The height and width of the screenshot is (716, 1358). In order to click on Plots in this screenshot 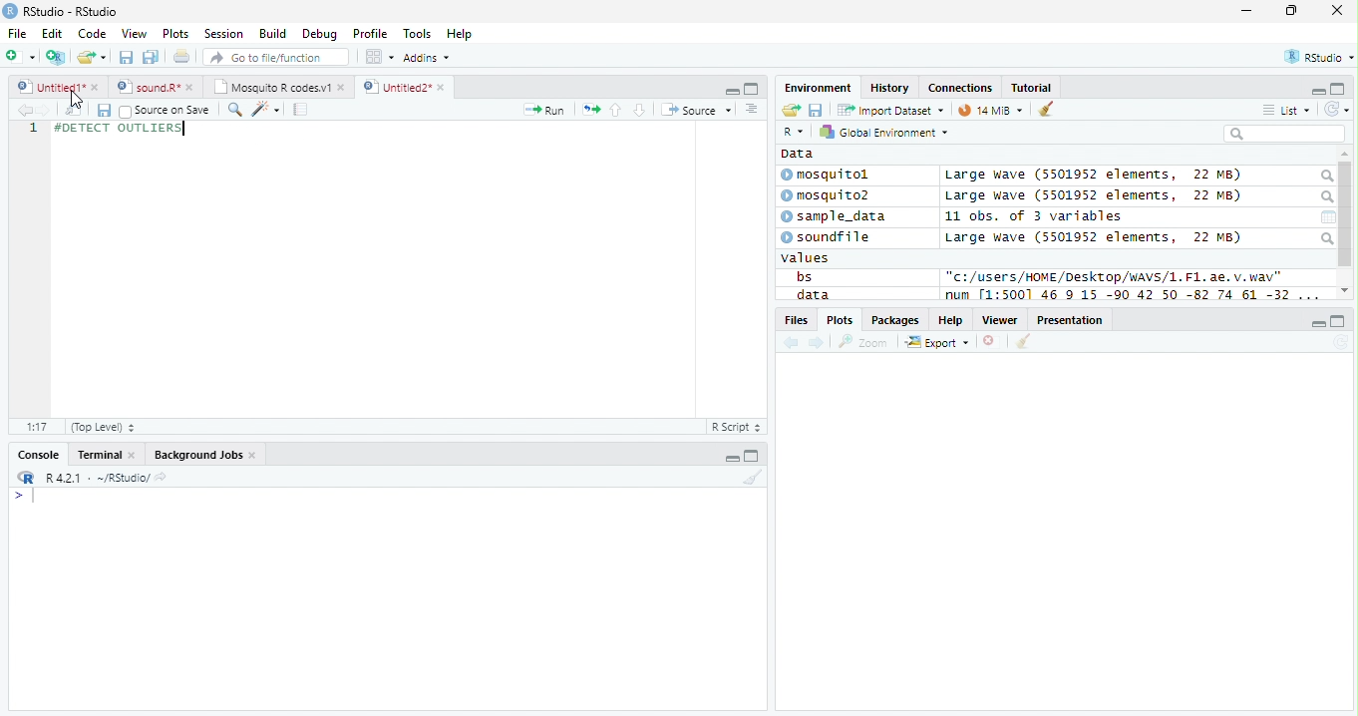, I will do `click(839, 320)`.